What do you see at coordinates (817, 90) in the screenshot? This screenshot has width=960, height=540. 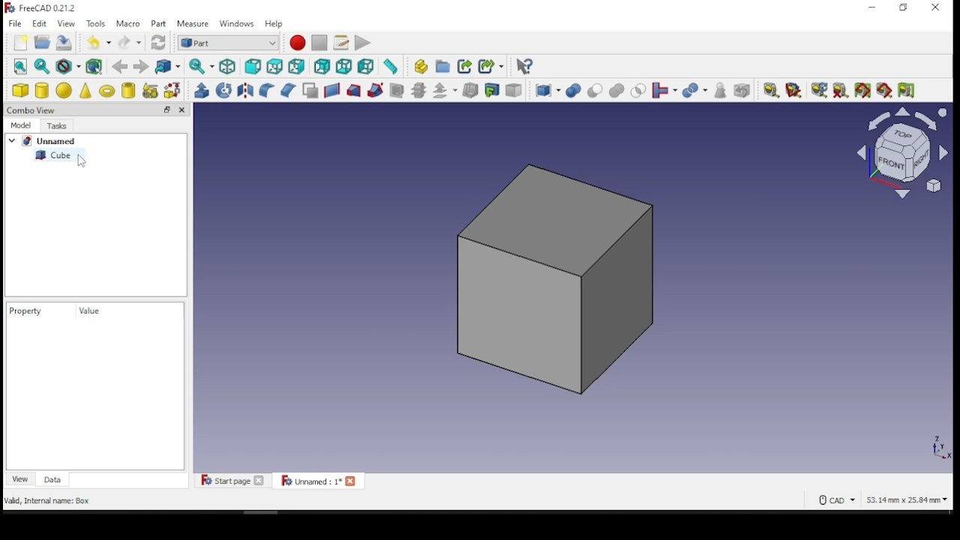 I see `refresh` at bounding box center [817, 90].